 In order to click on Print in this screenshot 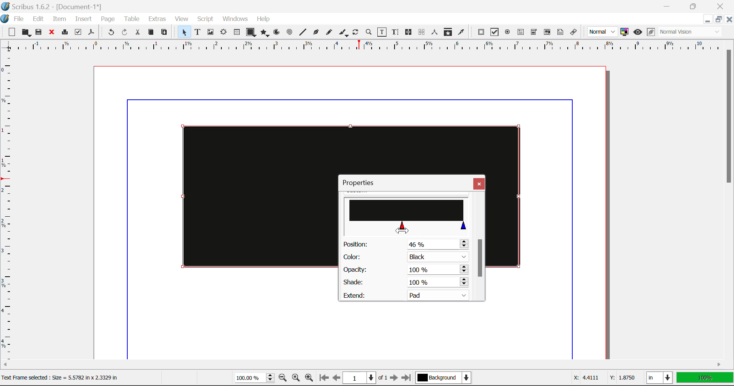, I will do `click(64, 32)`.